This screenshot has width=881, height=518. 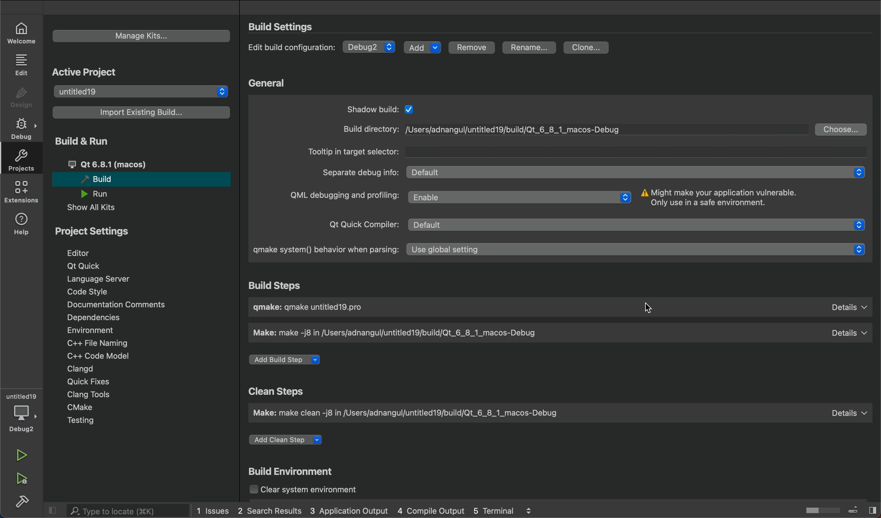 I want to click on might make your application vulnerable only use in a safe environment., so click(x=733, y=199).